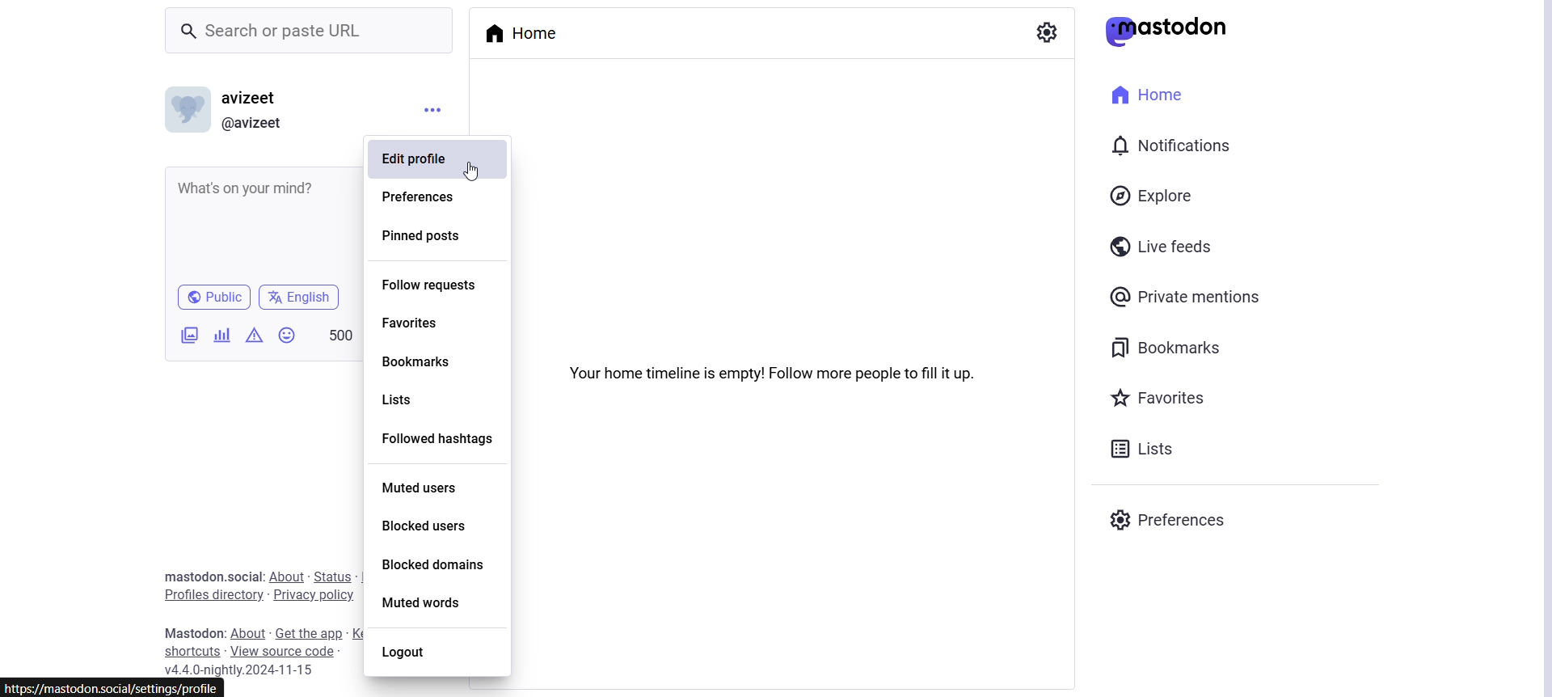 The width and height of the screenshot is (1552, 697). Describe the element at coordinates (223, 333) in the screenshot. I see `Add a poll` at that location.